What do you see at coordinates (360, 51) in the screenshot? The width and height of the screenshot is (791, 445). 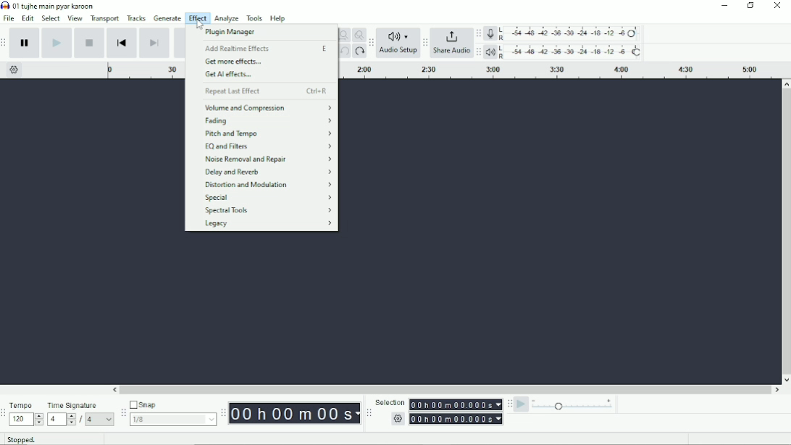 I see `Redo` at bounding box center [360, 51].